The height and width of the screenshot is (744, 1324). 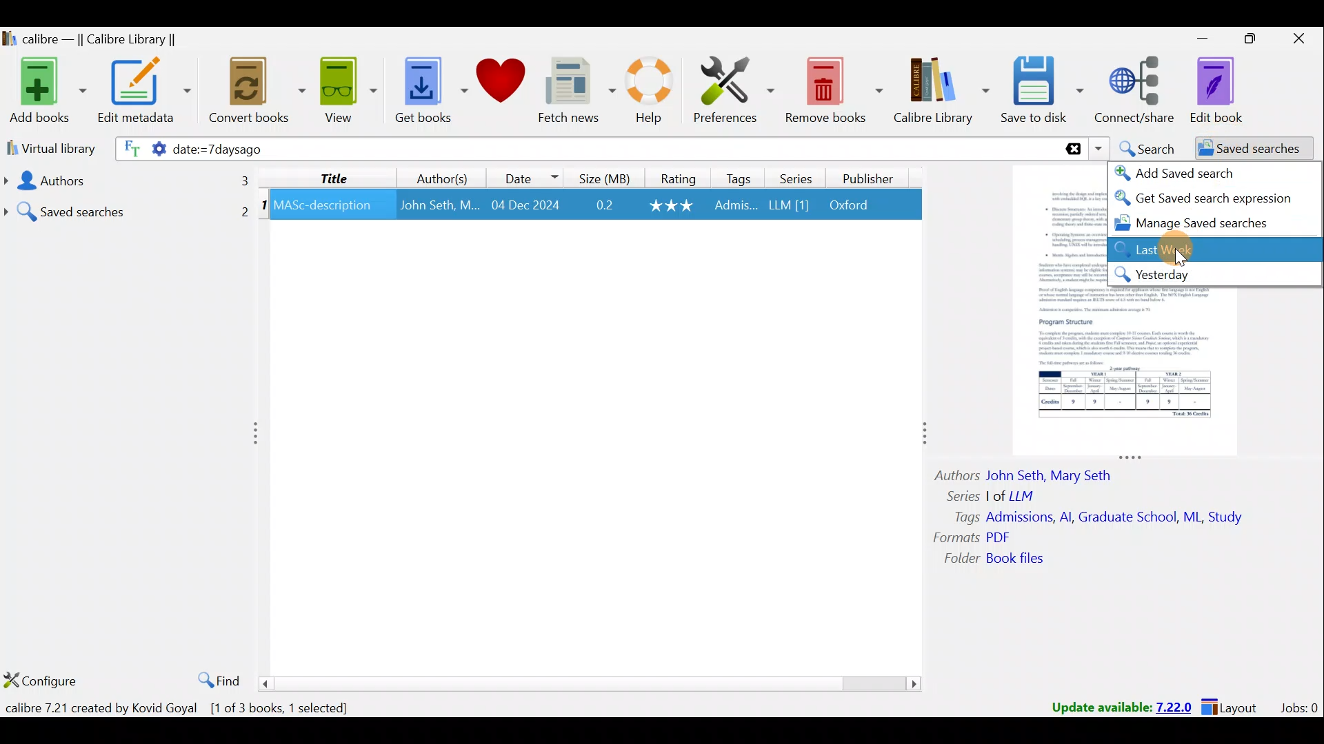 What do you see at coordinates (1187, 250) in the screenshot?
I see `Cursor` at bounding box center [1187, 250].